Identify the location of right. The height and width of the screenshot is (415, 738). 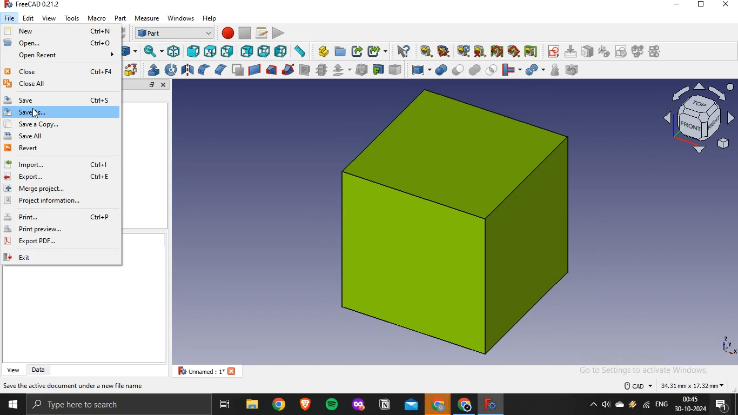
(227, 51).